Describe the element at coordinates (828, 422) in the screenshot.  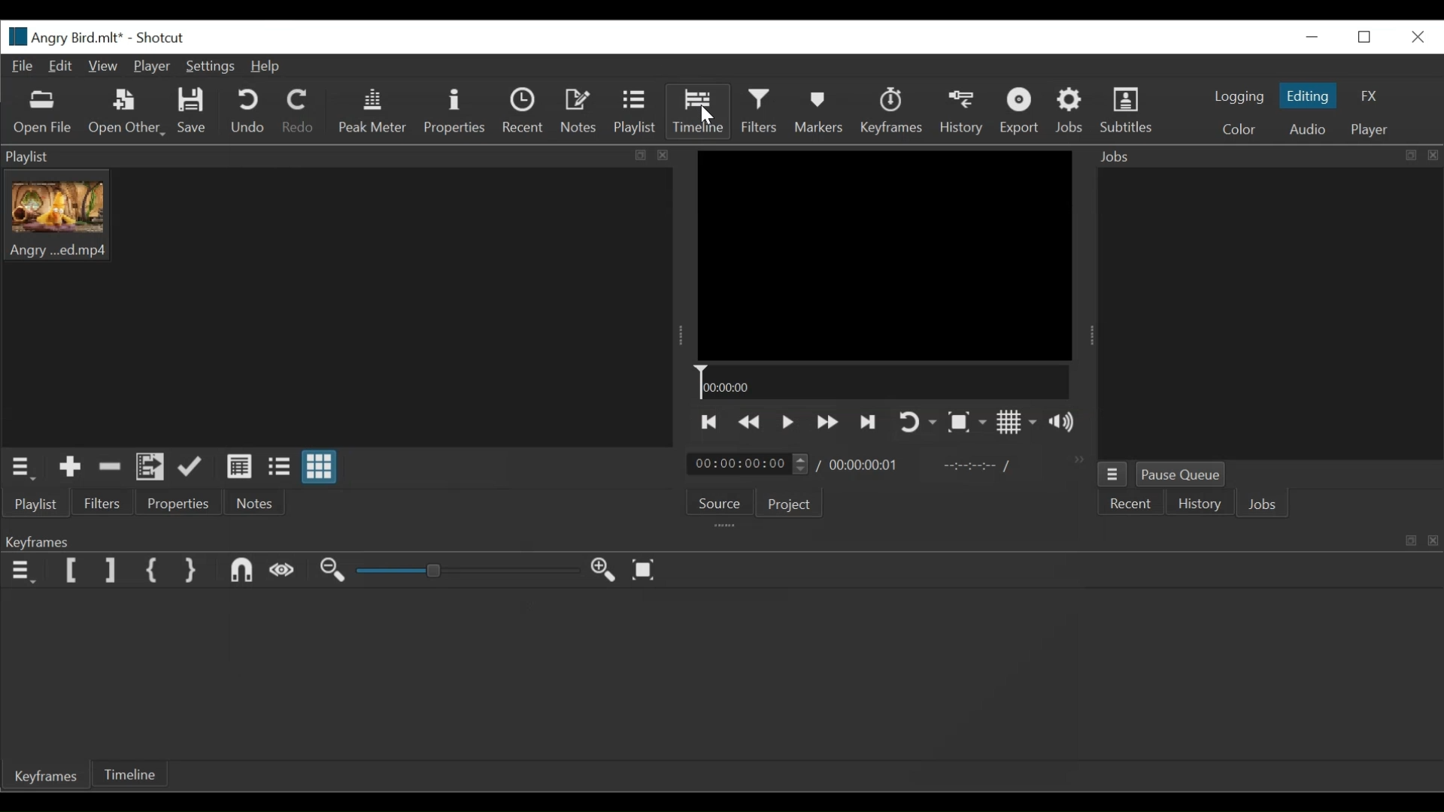
I see `Play forward quickly` at that location.